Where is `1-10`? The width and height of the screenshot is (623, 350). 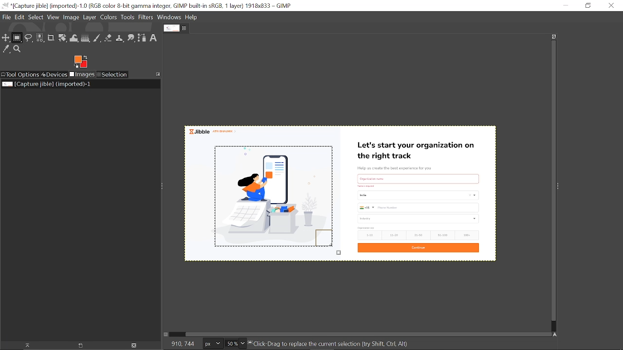 1-10 is located at coordinates (368, 235).